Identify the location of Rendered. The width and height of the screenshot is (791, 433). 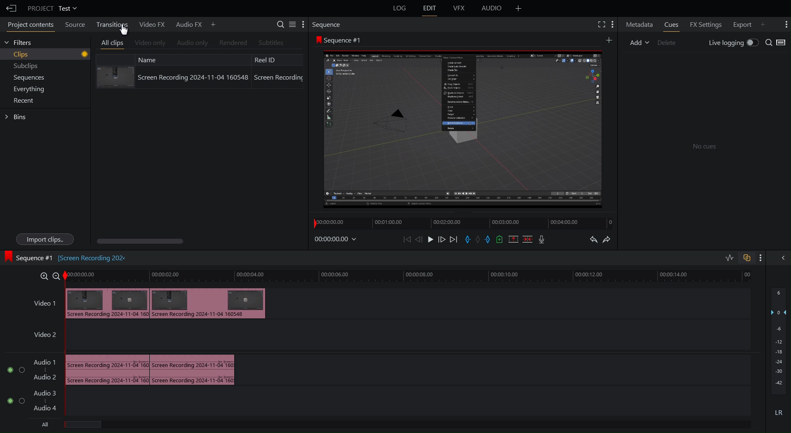
(233, 42).